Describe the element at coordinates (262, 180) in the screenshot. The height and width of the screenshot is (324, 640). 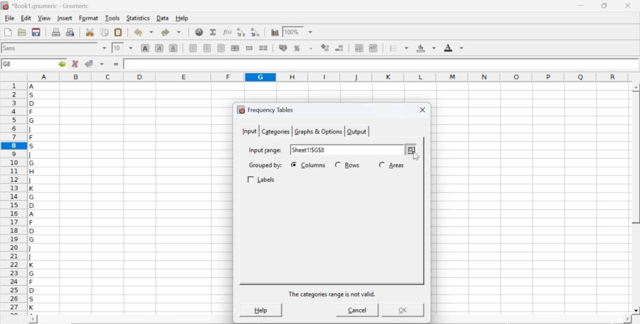
I see `labels` at that location.